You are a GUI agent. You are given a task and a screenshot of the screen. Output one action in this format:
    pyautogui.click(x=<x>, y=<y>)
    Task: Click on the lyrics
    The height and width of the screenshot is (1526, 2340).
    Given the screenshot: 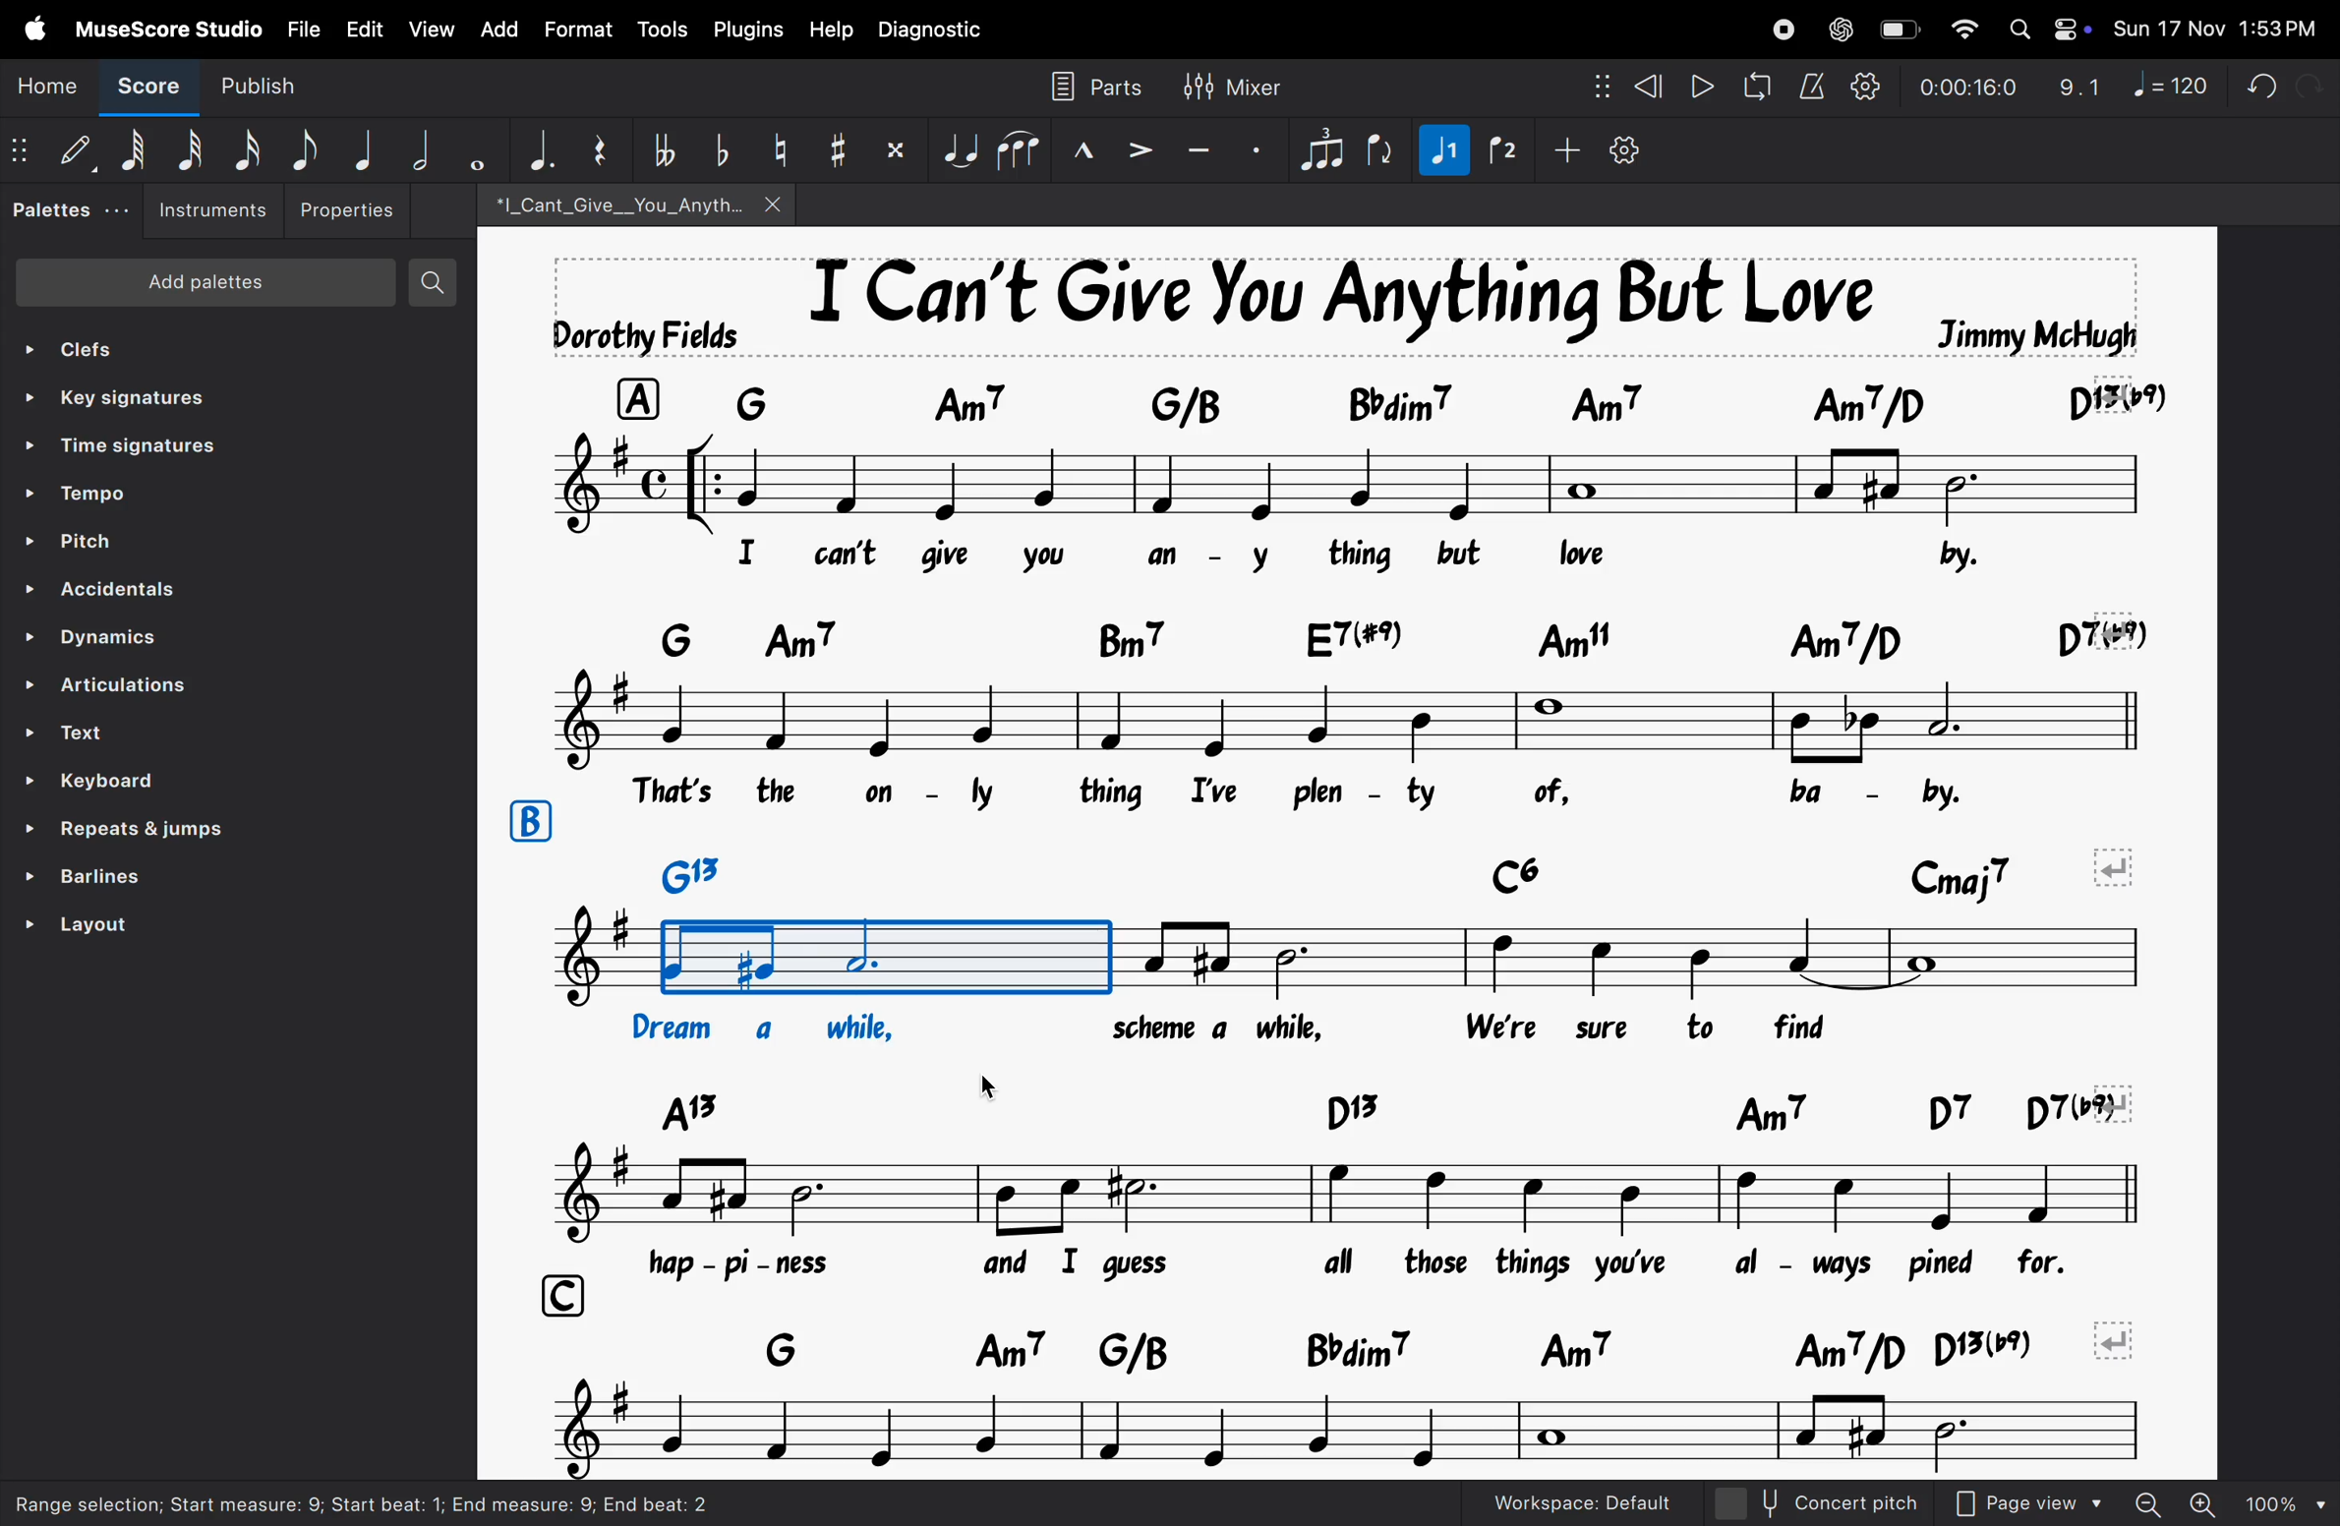 What is the action you would take?
    pyautogui.click(x=1364, y=1264)
    